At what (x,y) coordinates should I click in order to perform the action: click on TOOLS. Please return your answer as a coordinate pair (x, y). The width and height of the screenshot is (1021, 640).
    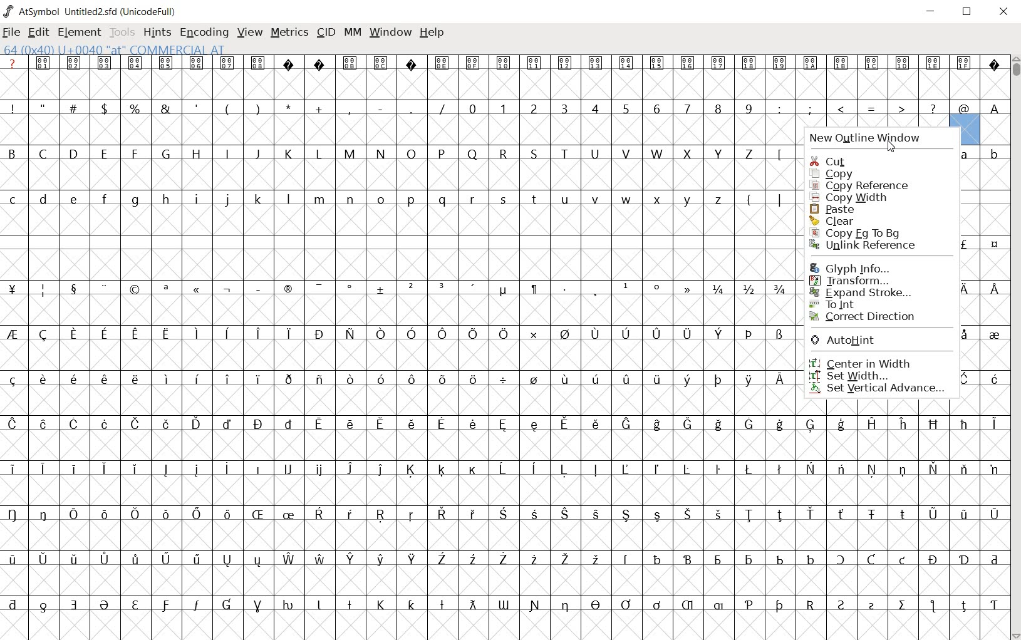
    Looking at the image, I should click on (122, 33).